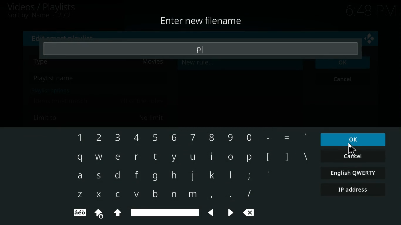 The height and width of the screenshot is (225, 401). I want to click on ', so click(268, 175).